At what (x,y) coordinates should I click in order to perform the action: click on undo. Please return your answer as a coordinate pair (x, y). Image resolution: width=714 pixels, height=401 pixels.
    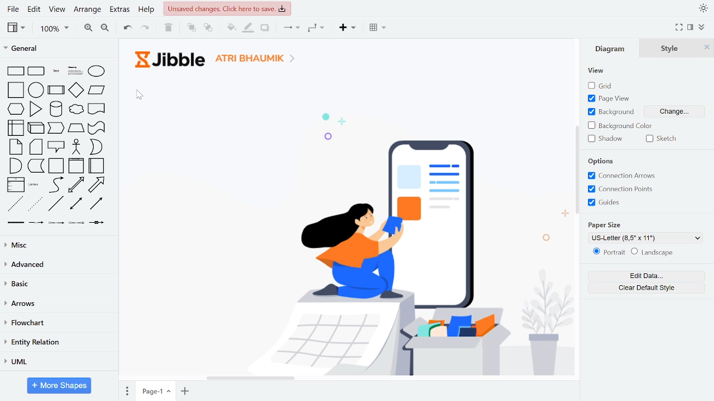
    Looking at the image, I should click on (128, 28).